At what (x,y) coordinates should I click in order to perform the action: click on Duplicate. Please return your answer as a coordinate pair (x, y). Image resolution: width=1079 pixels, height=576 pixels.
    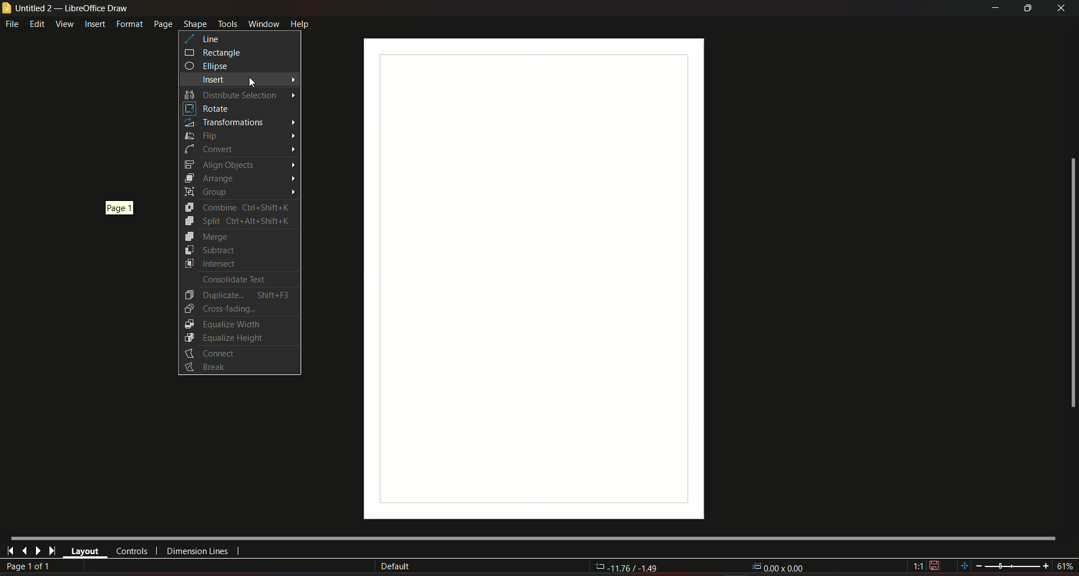
    Looking at the image, I should click on (237, 295).